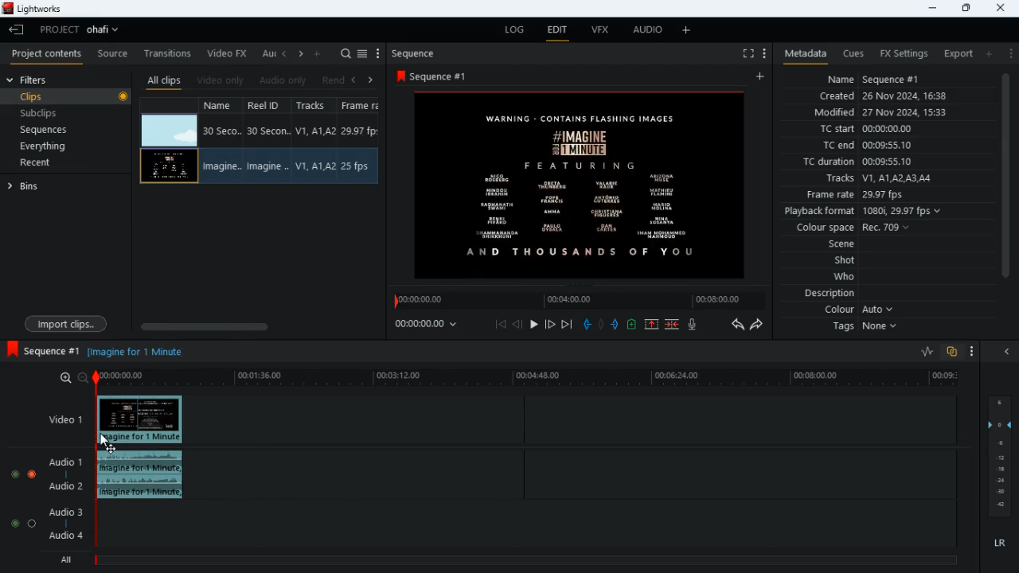 This screenshot has height=573, width=1019. Describe the element at coordinates (84, 29) in the screenshot. I see `project` at that location.